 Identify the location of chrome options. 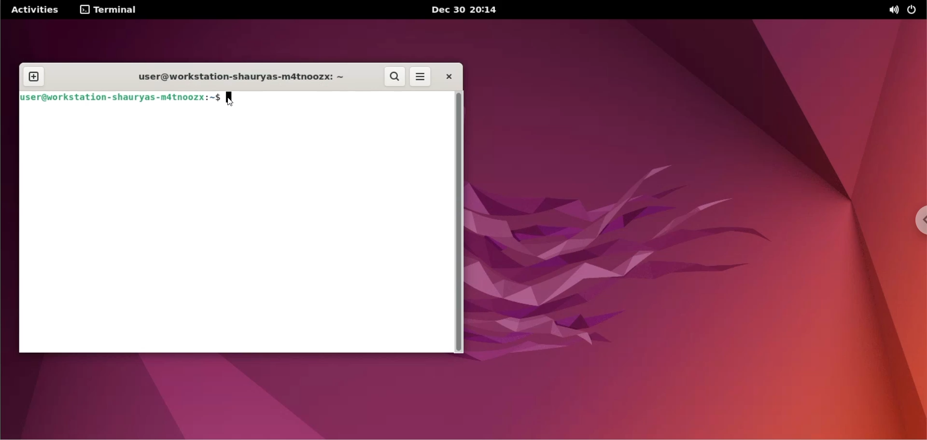
(914, 218).